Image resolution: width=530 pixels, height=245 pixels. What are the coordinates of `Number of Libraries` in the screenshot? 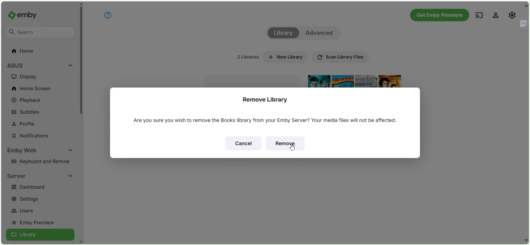 It's located at (246, 57).